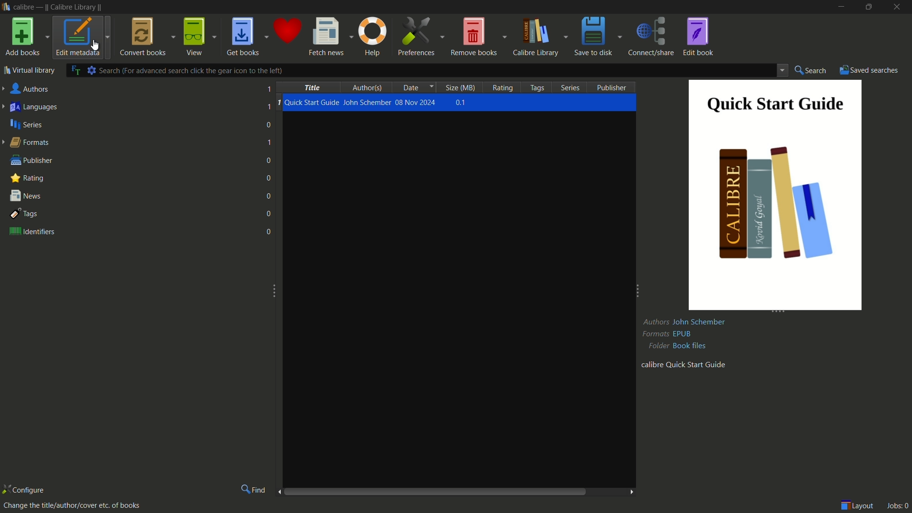  Describe the element at coordinates (33, 231) in the screenshot. I see `identifiers` at that location.